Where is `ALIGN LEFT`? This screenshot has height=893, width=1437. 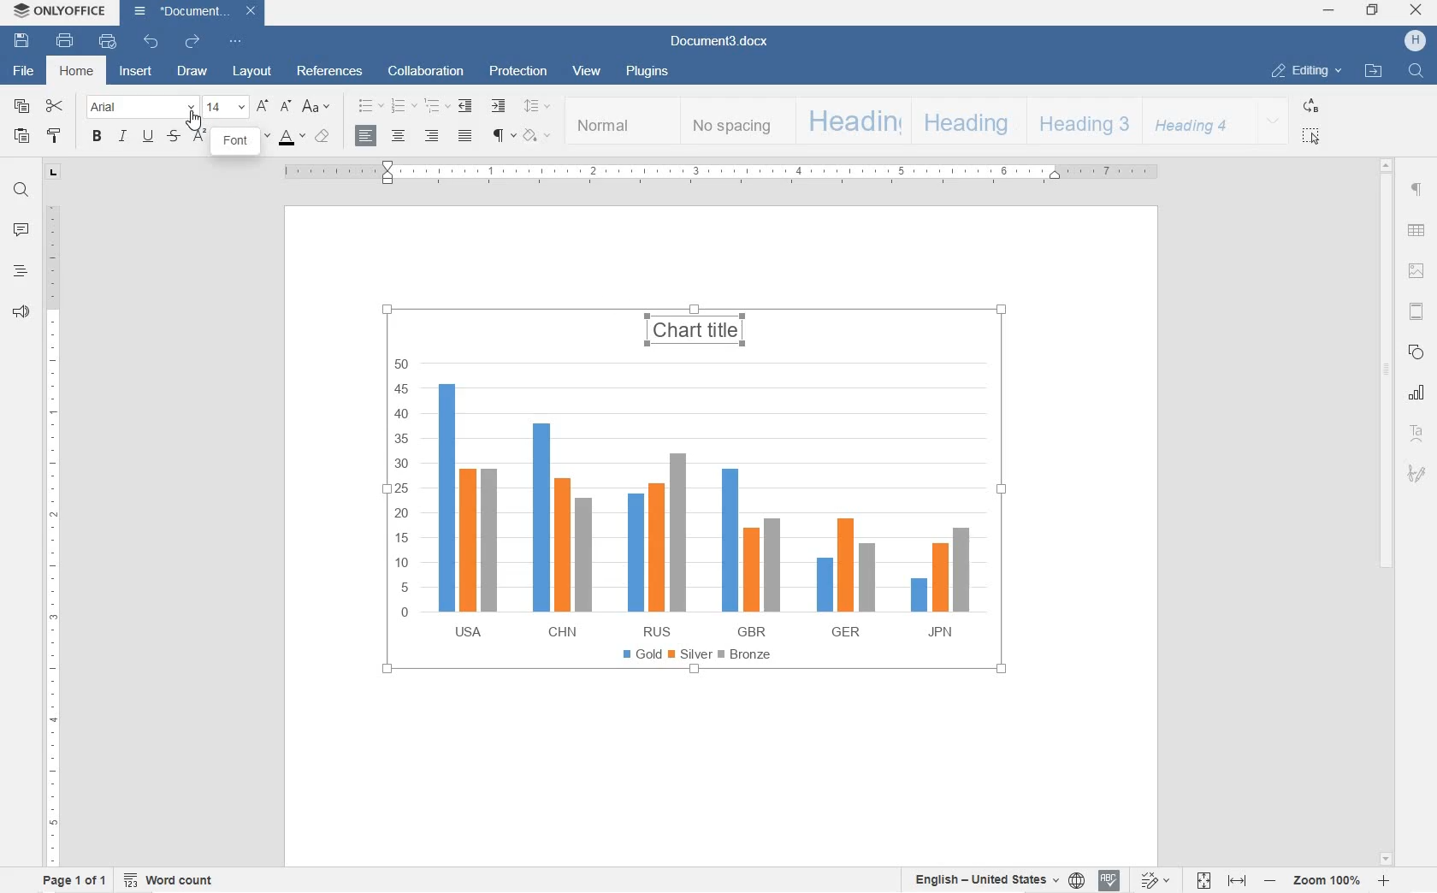
ALIGN LEFT is located at coordinates (365, 138).